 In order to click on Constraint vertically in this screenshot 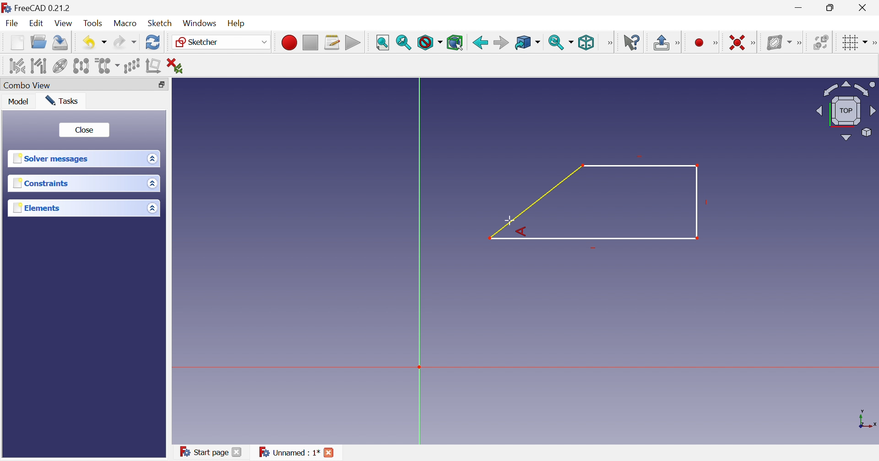, I will do `click(705, 42)`.